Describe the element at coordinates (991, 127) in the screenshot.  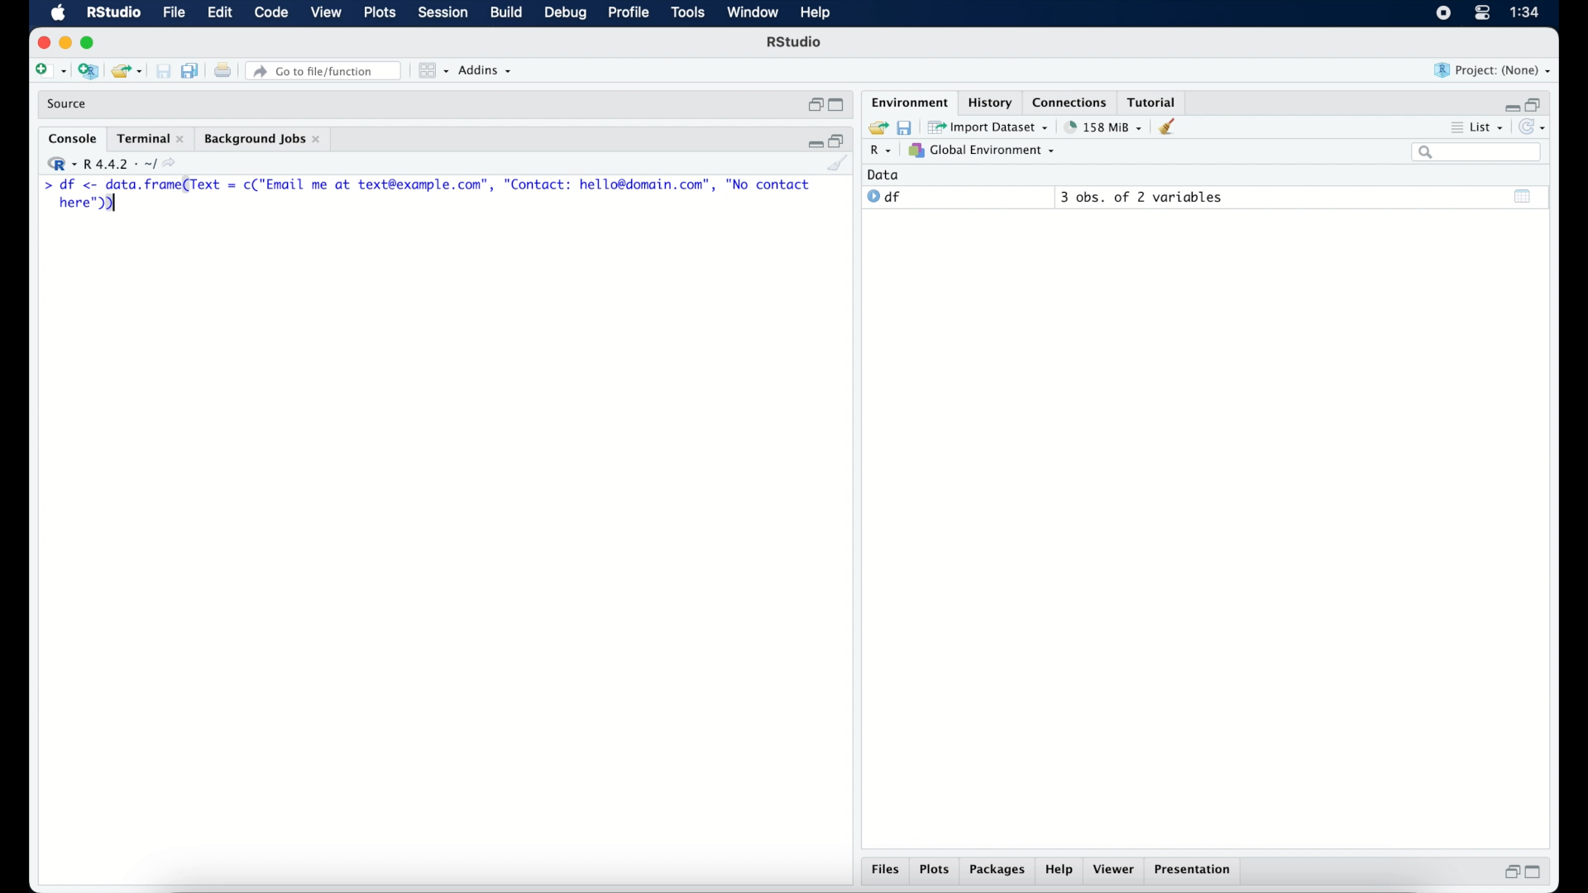
I see `import dataset` at that location.